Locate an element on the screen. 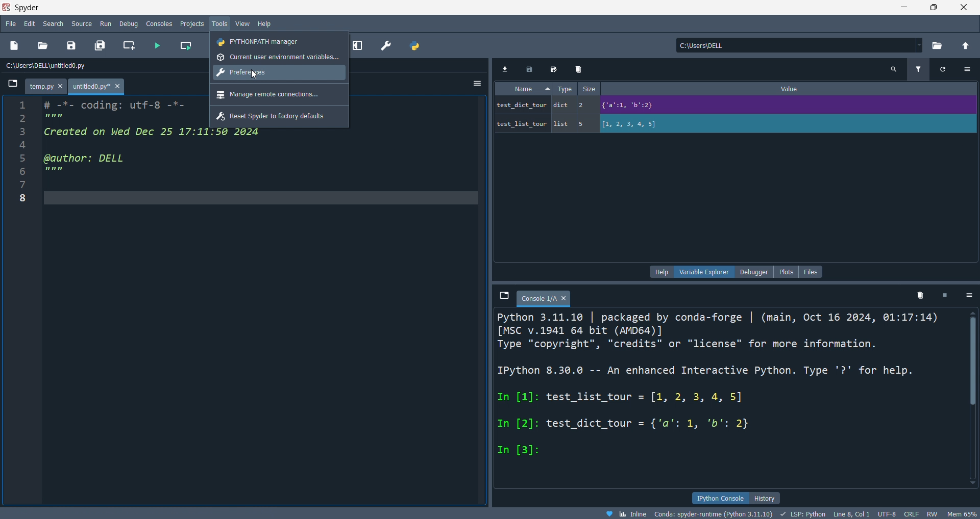 The height and width of the screenshot is (519, 980). UTF-8 is located at coordinates (889, 512).